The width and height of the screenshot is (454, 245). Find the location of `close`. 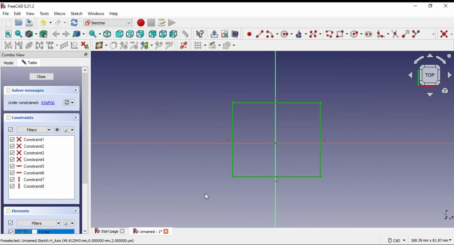

close is located at coordinates (41, 77).